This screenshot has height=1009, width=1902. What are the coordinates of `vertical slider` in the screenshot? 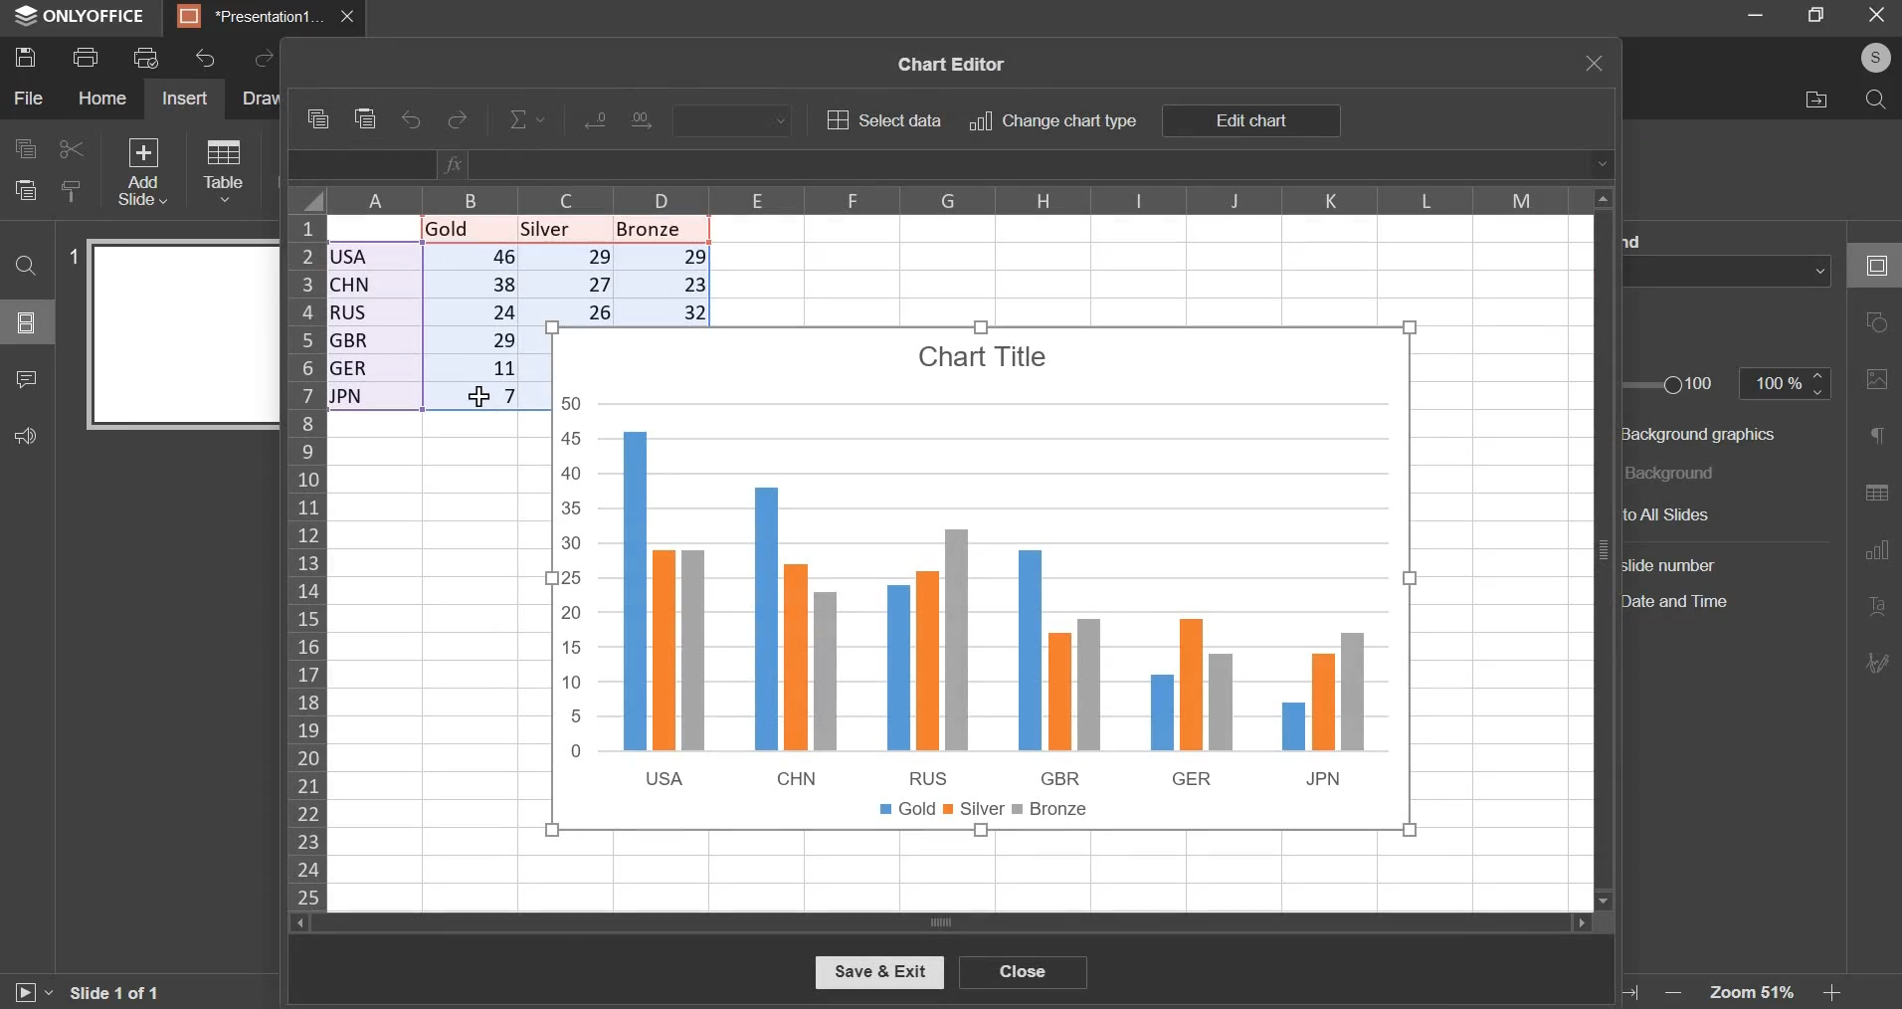 It's located at (1603, 547).